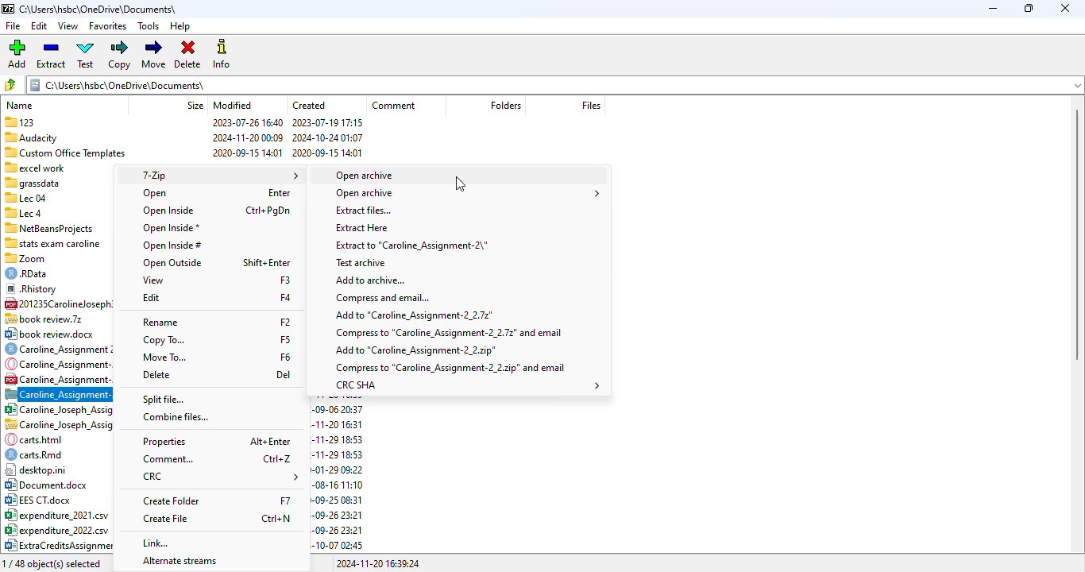 Image resolution: width=1085 pixels, height=572 pixels. I want to click on 7-Zip, so click(218, 176).